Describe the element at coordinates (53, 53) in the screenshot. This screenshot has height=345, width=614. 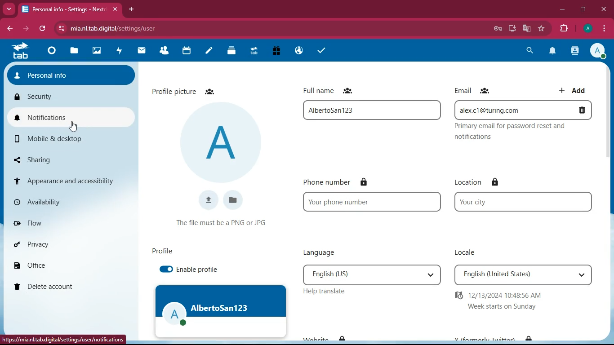
I see `Dashboard` at that location.